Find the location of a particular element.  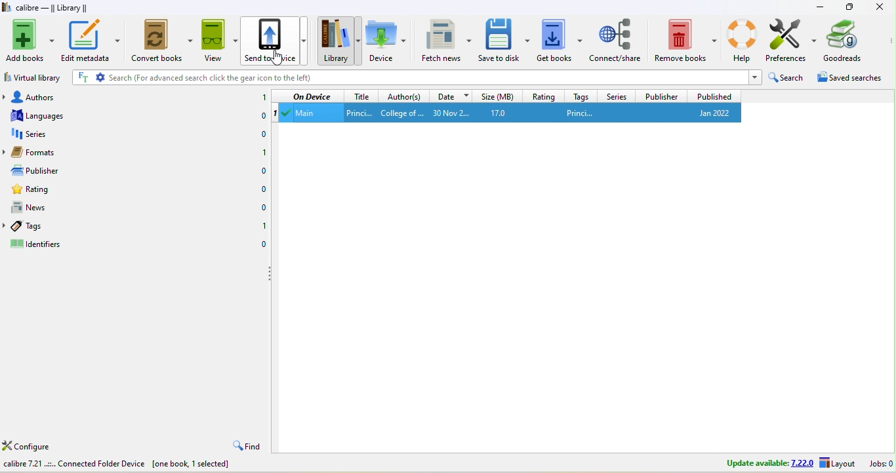

date is located at coordinates (454, 96).